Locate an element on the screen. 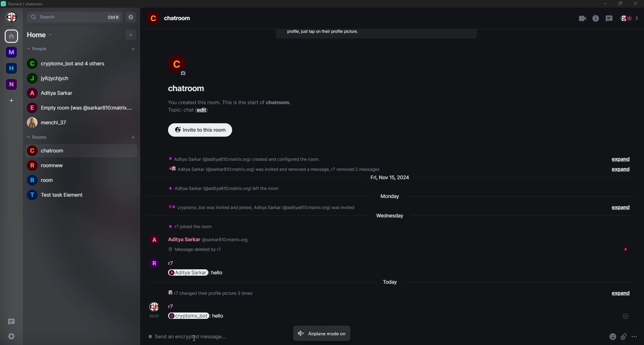 This screenshot has height=345, width=644. ctrlK is located at coordinates (115, 16).